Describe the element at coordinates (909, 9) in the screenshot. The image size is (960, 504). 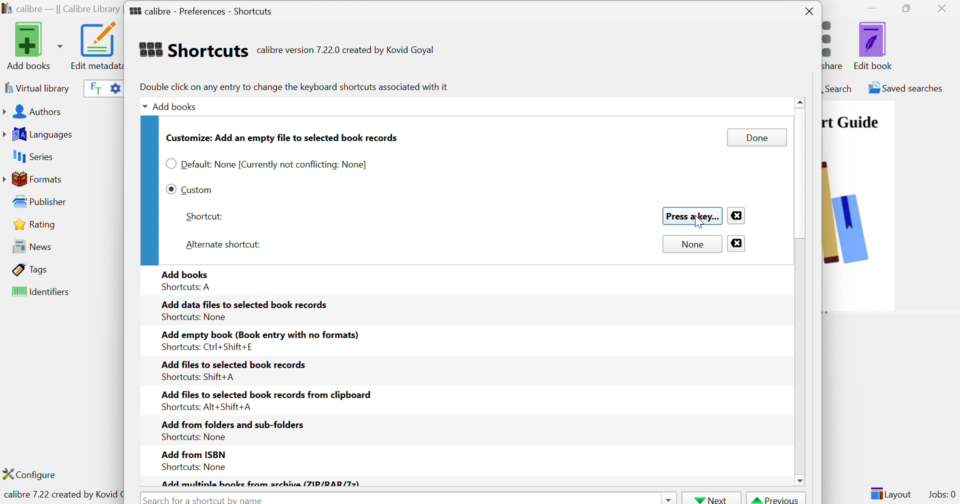
I see `Restore Down` at that location.